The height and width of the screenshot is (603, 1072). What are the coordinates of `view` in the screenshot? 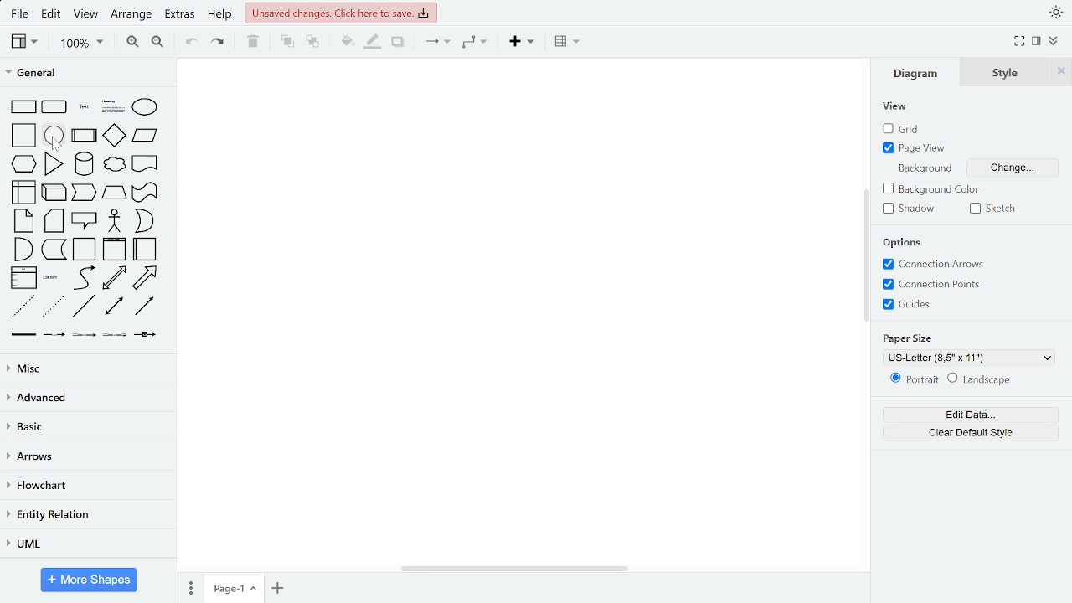 It's located at (86, 16).